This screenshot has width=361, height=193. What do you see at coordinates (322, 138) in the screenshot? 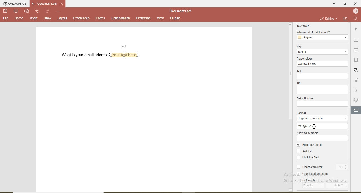
I see `allowed symbols input` at bounding box center [322, 138].